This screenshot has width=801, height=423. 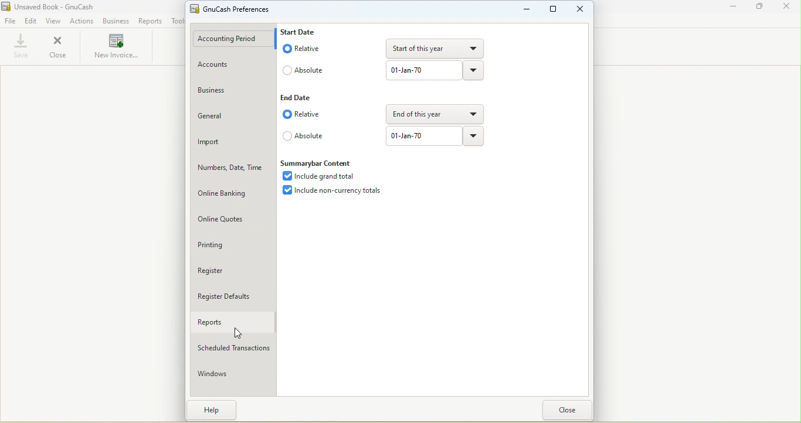 I want to click on Close, so click(x=786, y=8).